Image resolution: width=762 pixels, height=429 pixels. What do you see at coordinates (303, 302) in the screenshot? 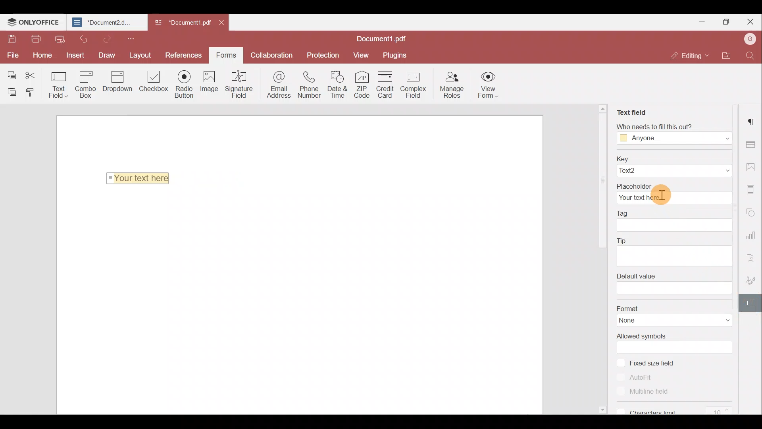
I see `Working area` at bounding box center [303, 302].